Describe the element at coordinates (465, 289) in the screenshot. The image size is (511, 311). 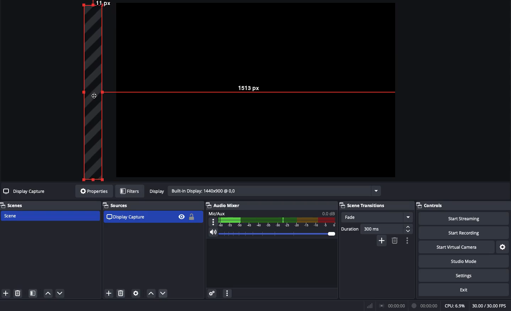
I see `Exit` at that location.